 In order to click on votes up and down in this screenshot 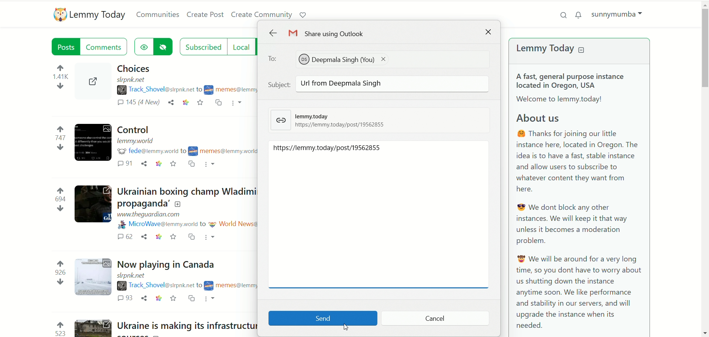, I will do `click(61, 78)`.